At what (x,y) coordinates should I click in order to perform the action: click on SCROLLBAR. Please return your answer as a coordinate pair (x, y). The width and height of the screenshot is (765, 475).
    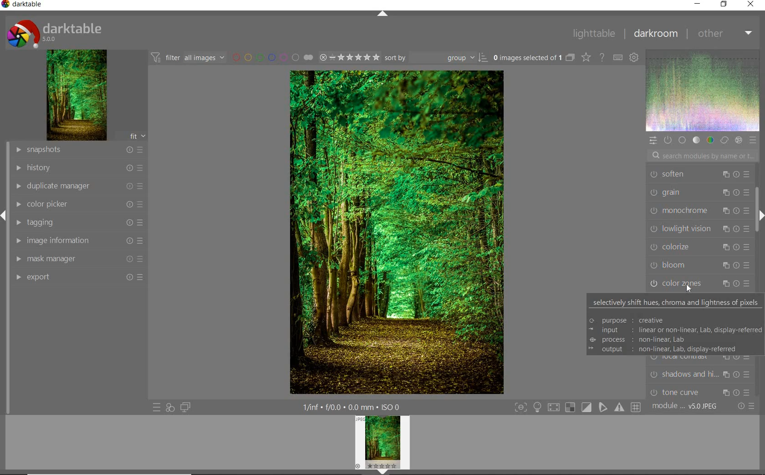
    Looking at the image, I should click on (759, 197).